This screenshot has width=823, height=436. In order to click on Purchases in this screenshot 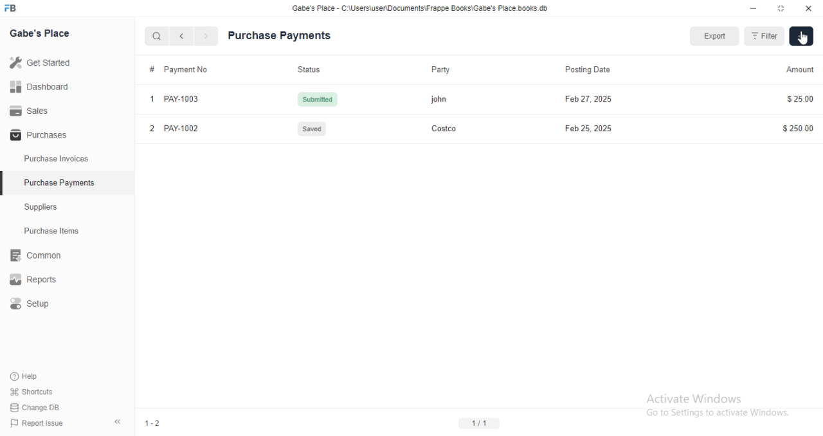, I will do `click(37, 136)`.